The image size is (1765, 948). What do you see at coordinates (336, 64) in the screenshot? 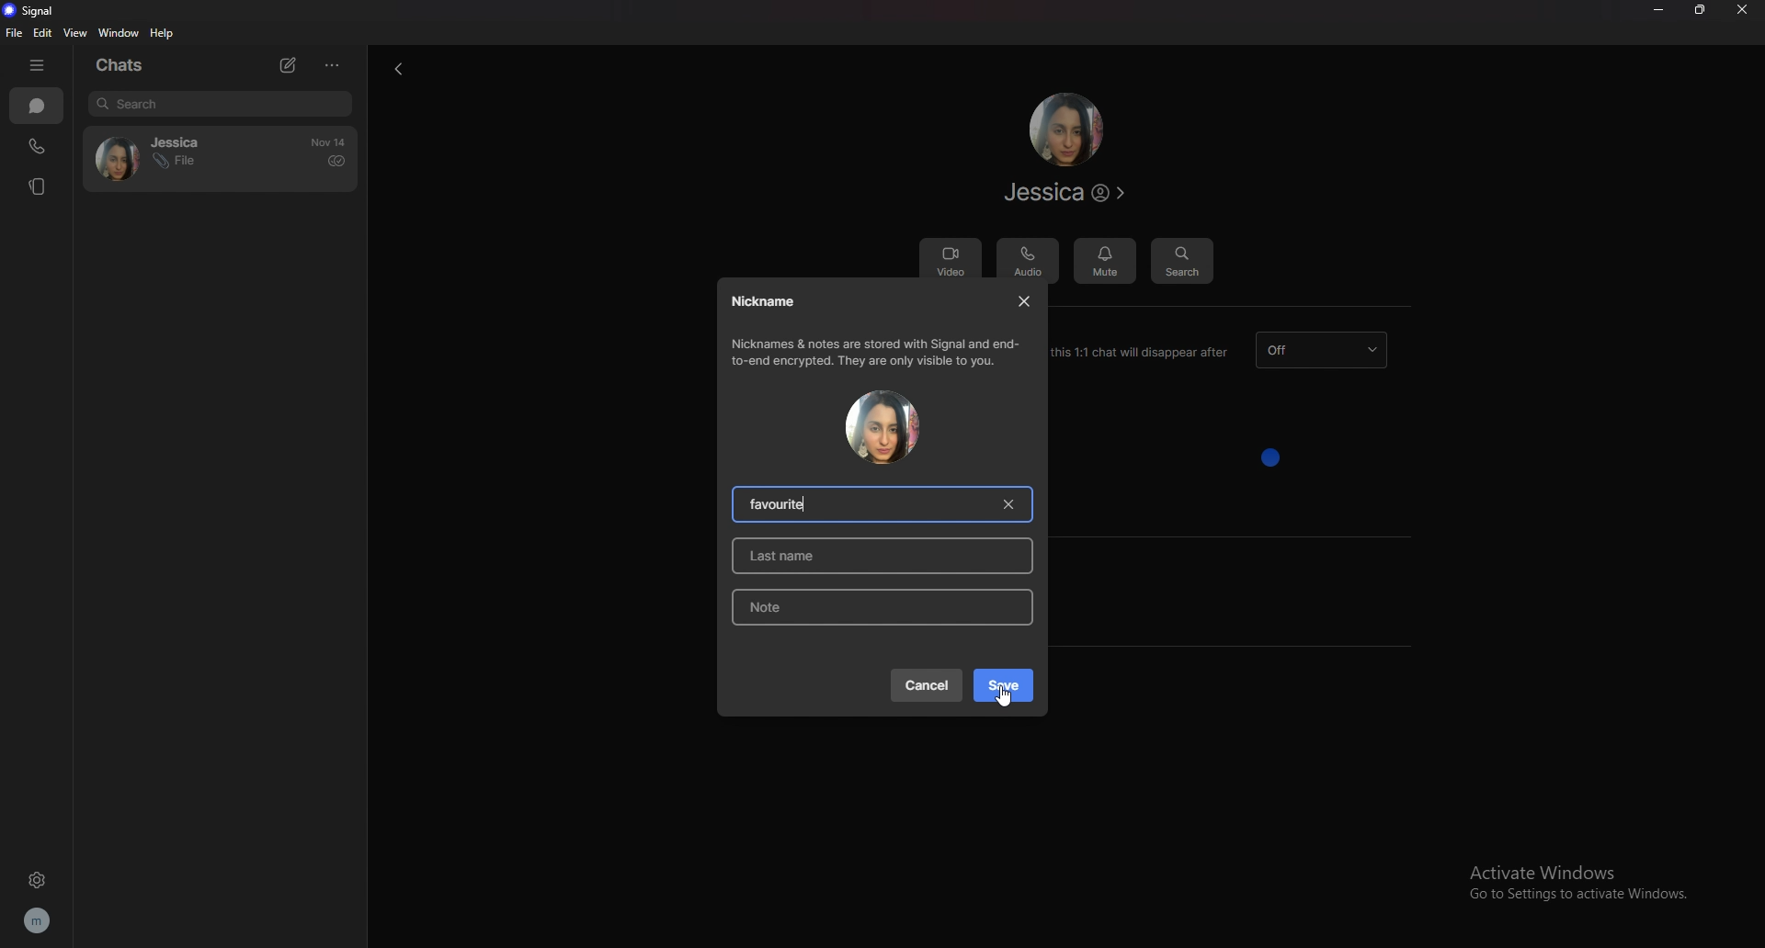
I see `options` at bounding box center [336, 64].